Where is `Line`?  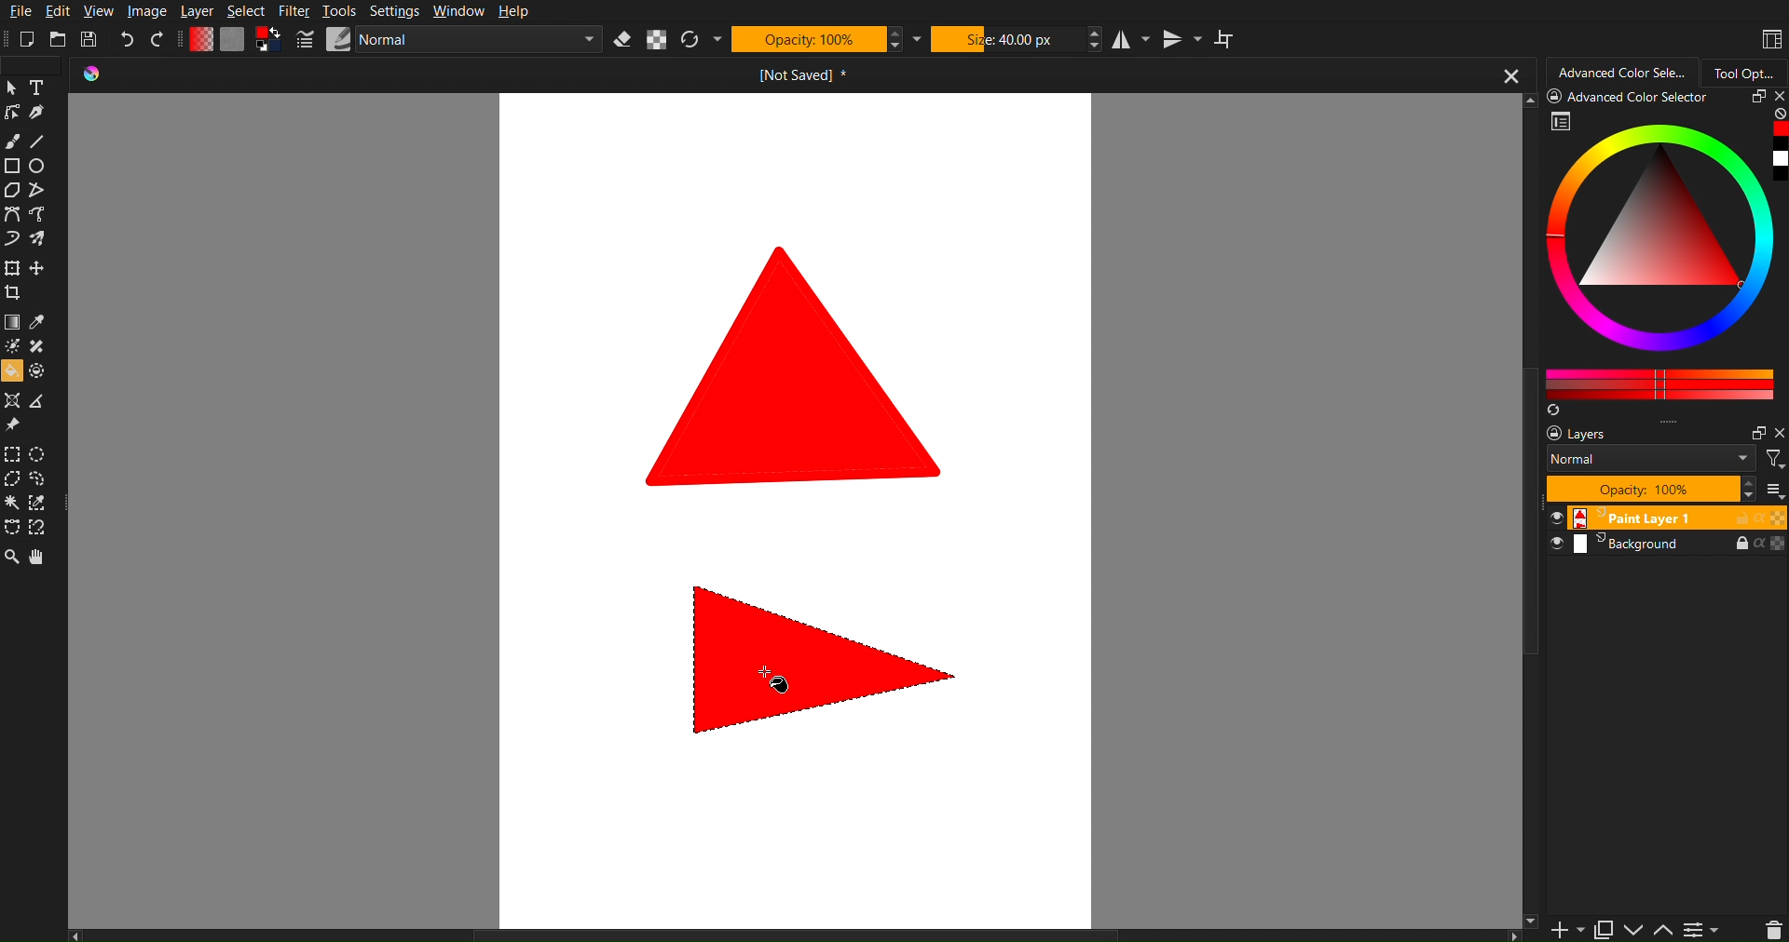 Line is located at coordinates (43, 142).